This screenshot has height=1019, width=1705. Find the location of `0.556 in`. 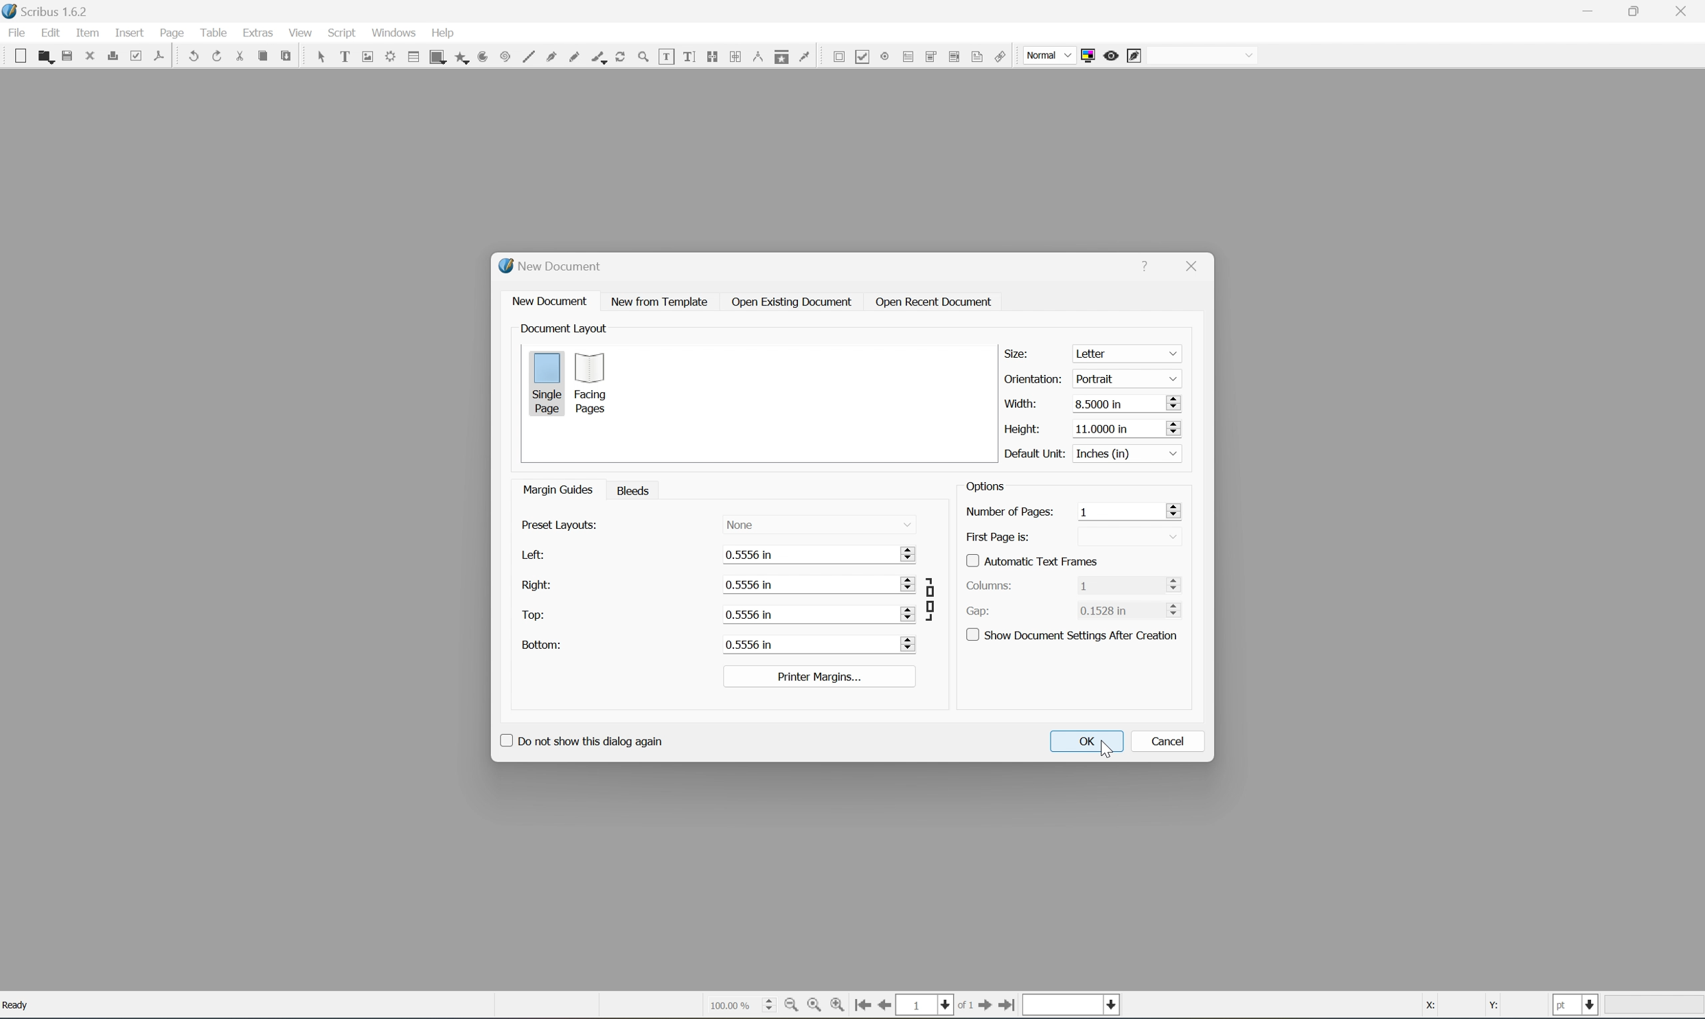

0.556 in is located at coordinates (817, 553).